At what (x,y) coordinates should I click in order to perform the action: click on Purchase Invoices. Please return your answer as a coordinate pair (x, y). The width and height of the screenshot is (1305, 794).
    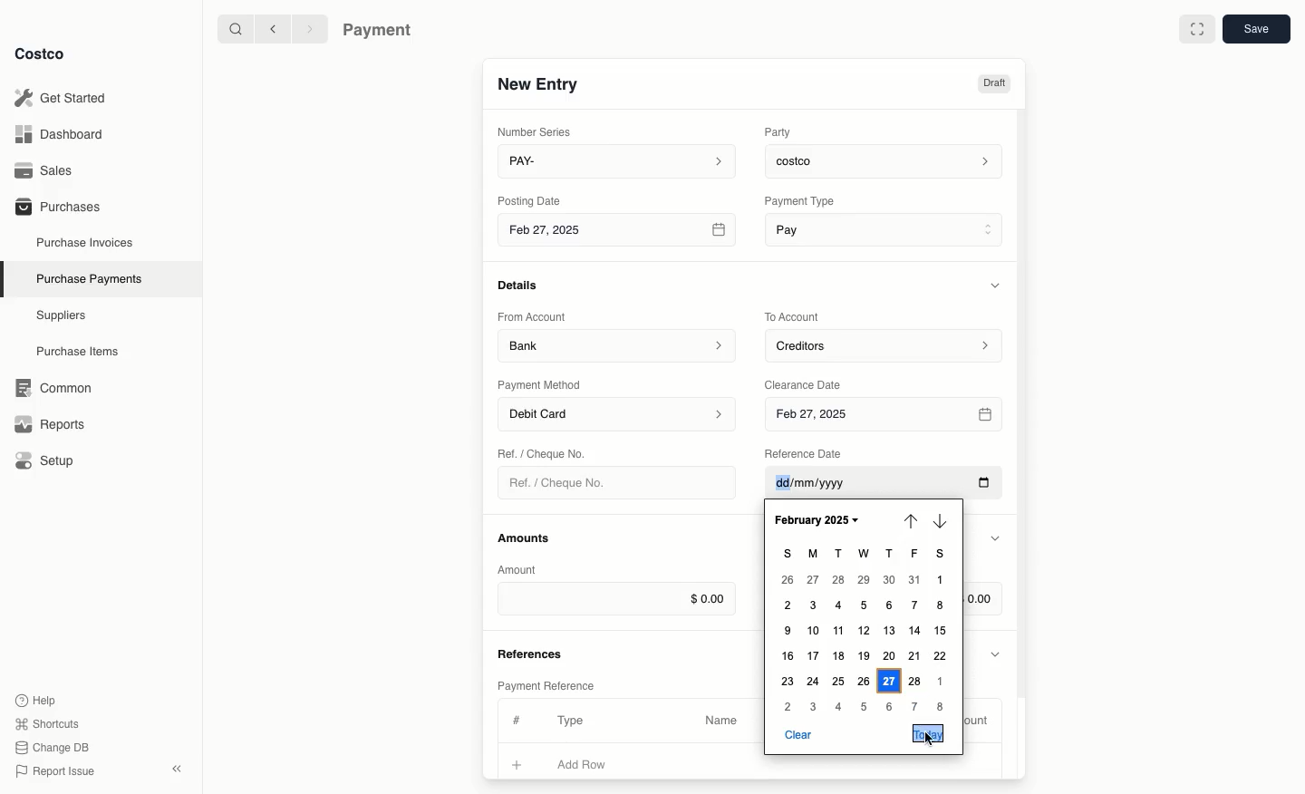
    Looking at the image, I should click on (86, 242).